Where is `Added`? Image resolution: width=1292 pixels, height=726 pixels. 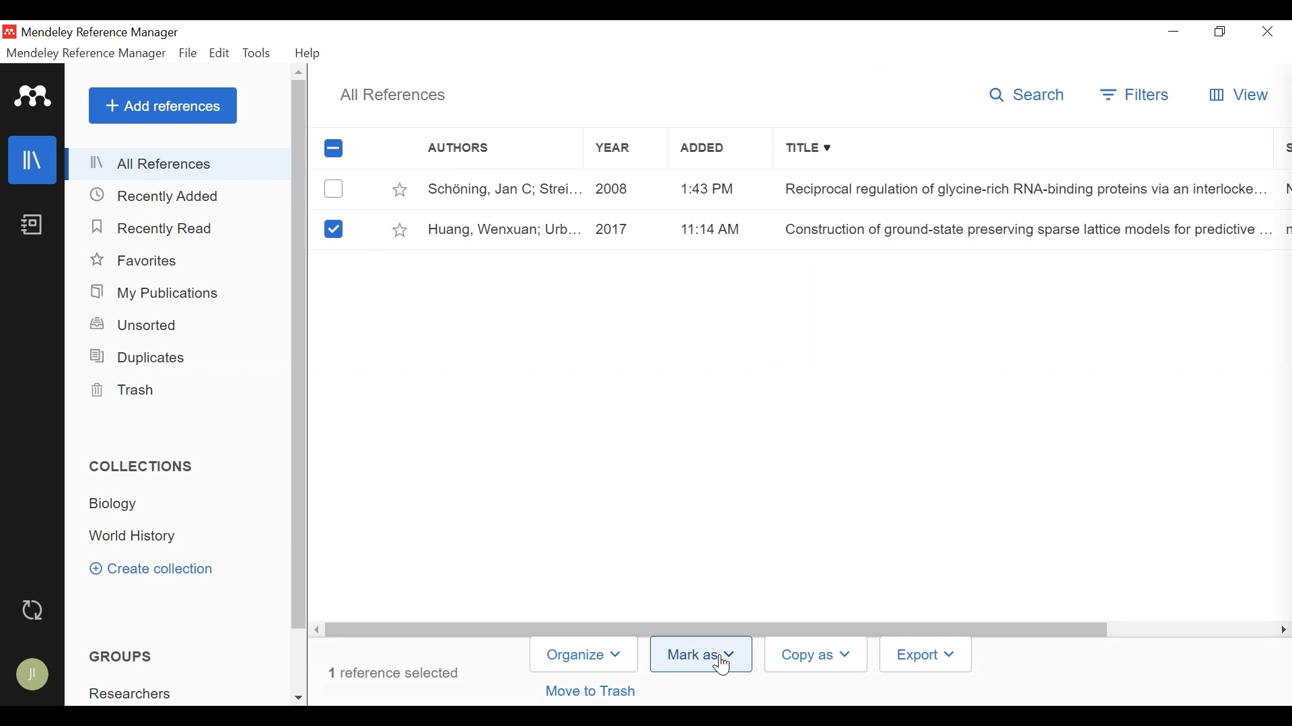 Added is located at coordinates (707, 151).